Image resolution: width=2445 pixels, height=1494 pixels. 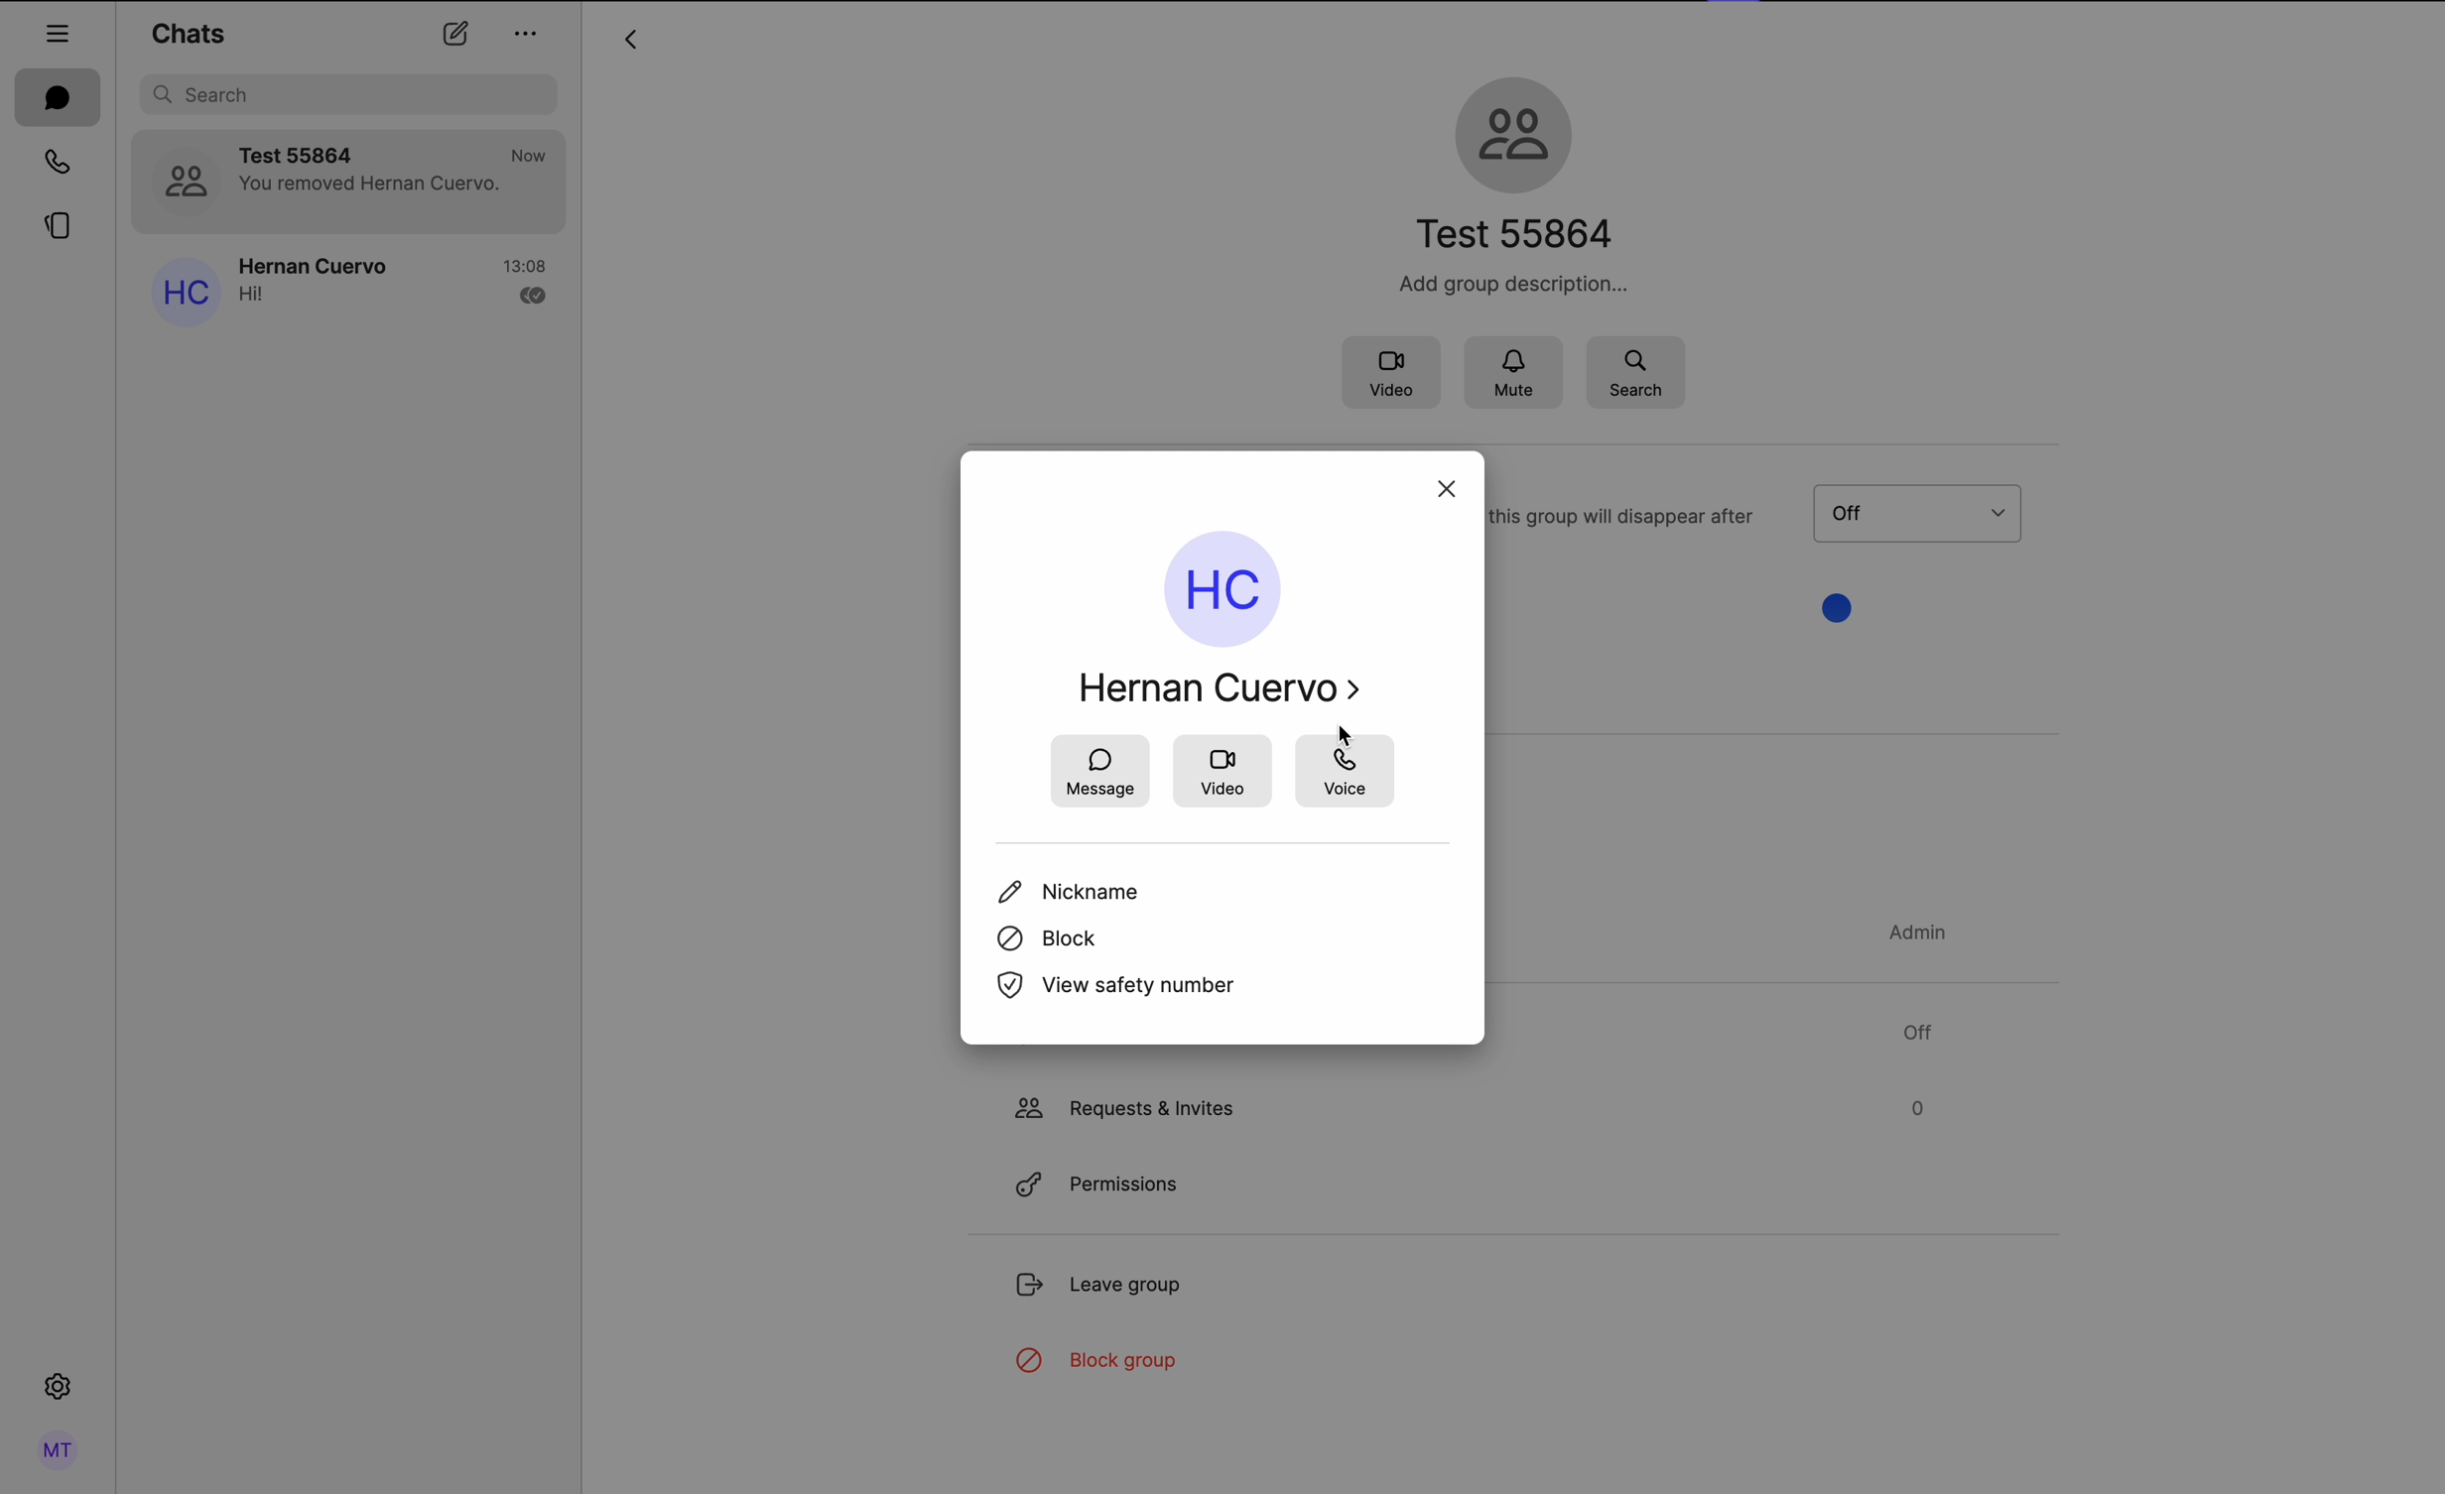 I want to click on request & invites, so click(x=1476, y=1104).